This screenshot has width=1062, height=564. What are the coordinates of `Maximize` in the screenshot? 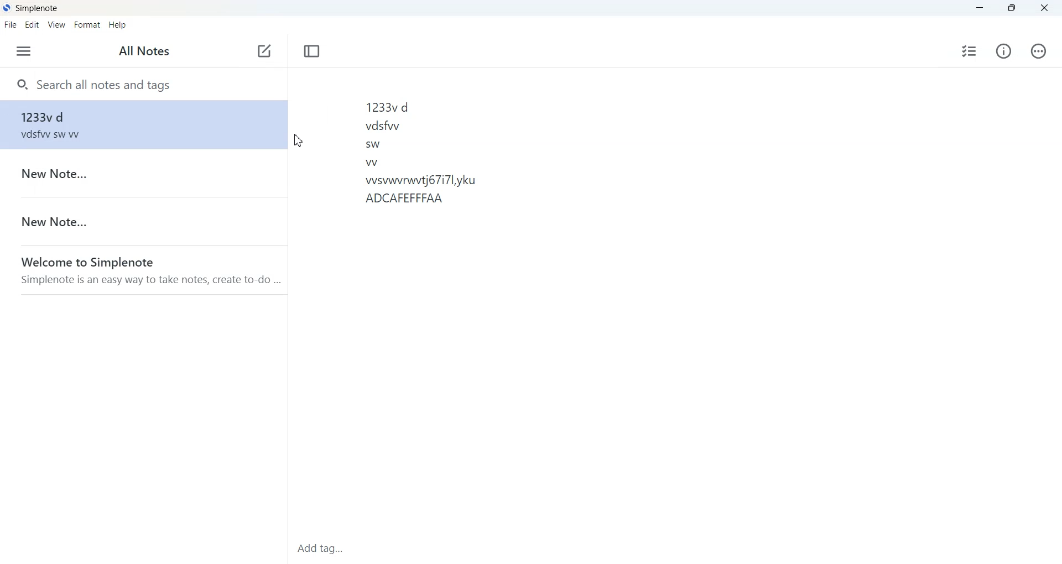 It's located at (1012, 8).